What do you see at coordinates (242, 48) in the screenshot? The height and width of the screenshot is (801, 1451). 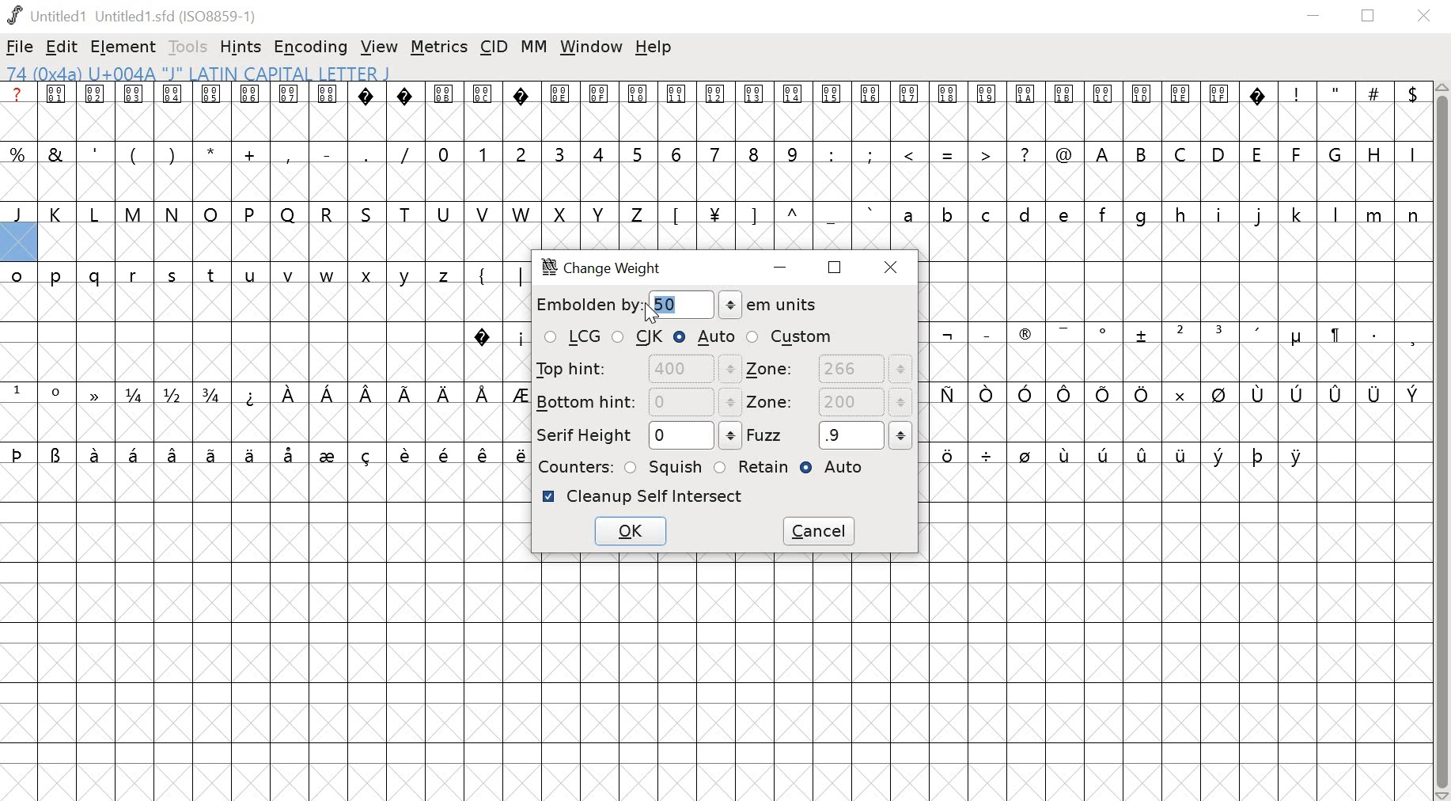 I see `HINTS` at bounding box center [242, 48].